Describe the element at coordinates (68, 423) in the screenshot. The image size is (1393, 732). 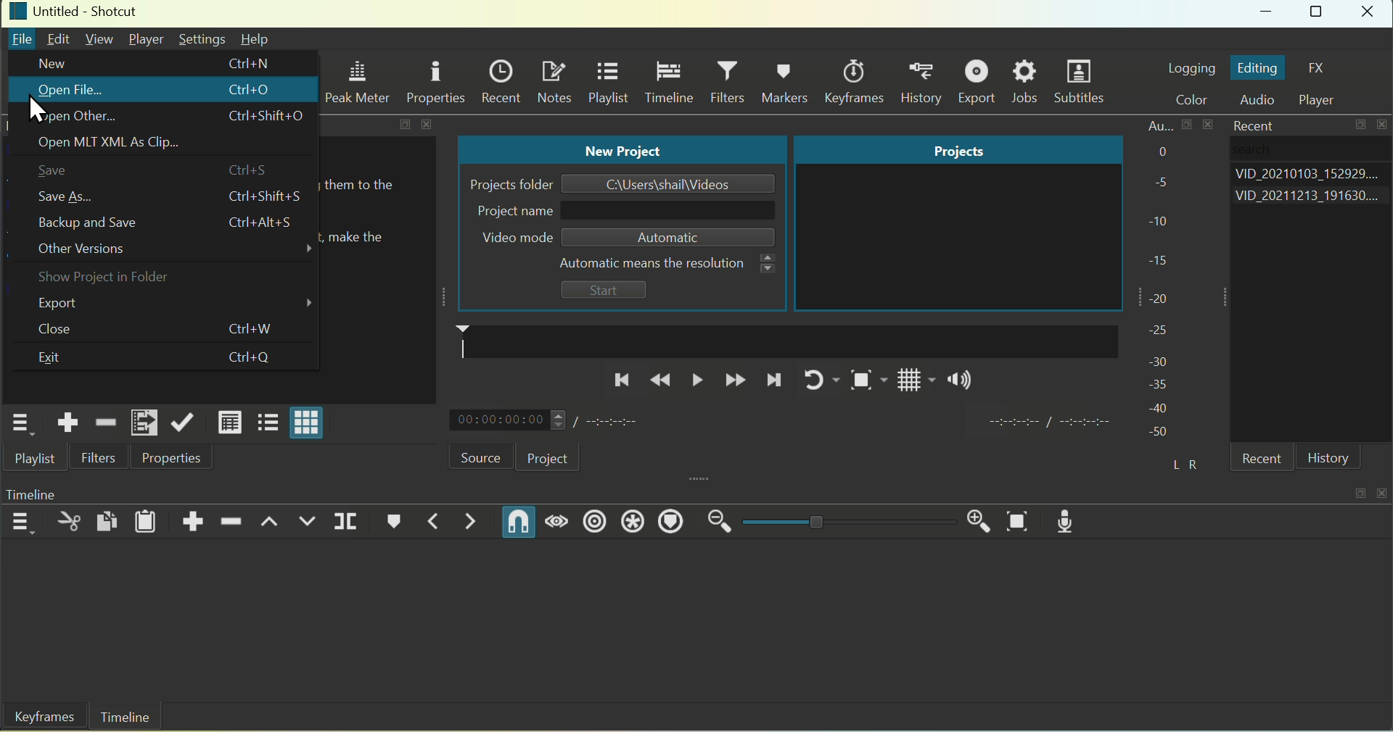
I see `Add the source to the Playlist` at that location.